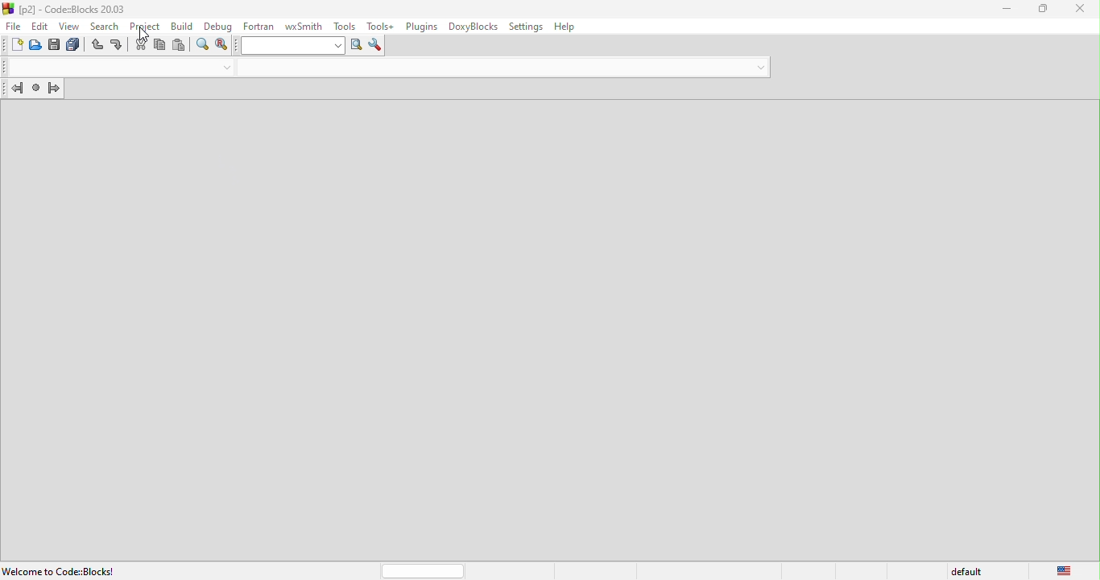 This screenshot has height=580, width=1100. I want to click on run search, so click(357, 47).